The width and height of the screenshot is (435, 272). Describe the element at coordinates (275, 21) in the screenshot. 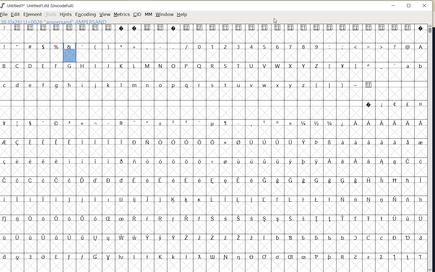

I see `CURSOR` at that location.